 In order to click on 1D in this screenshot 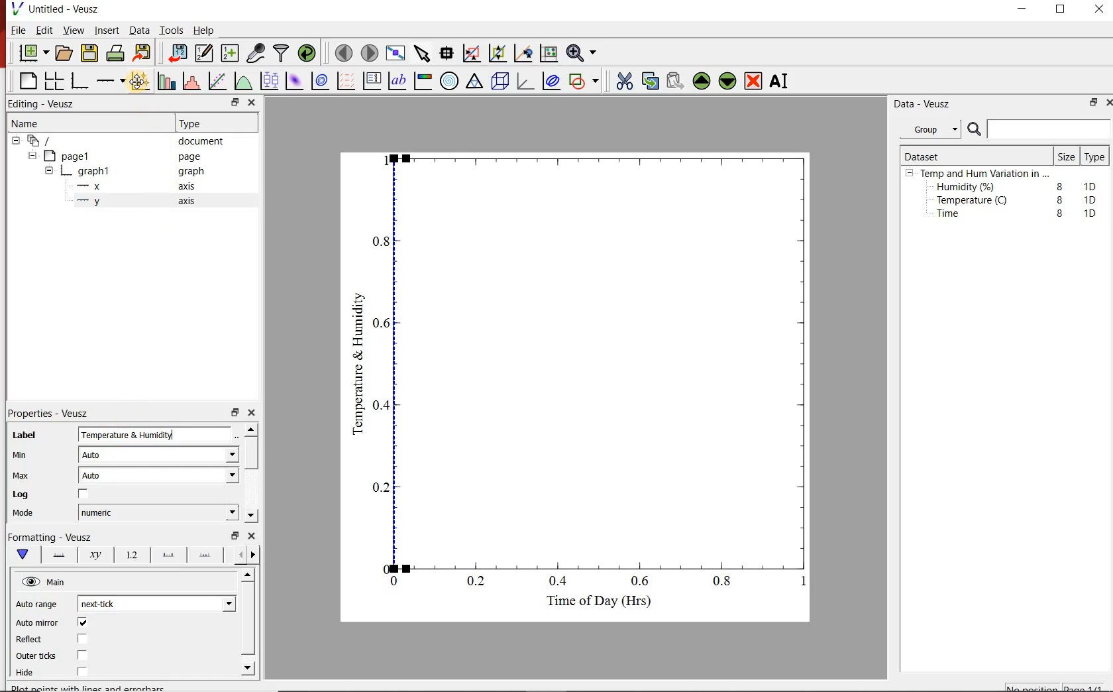, I will do `click(1090, 213)`.